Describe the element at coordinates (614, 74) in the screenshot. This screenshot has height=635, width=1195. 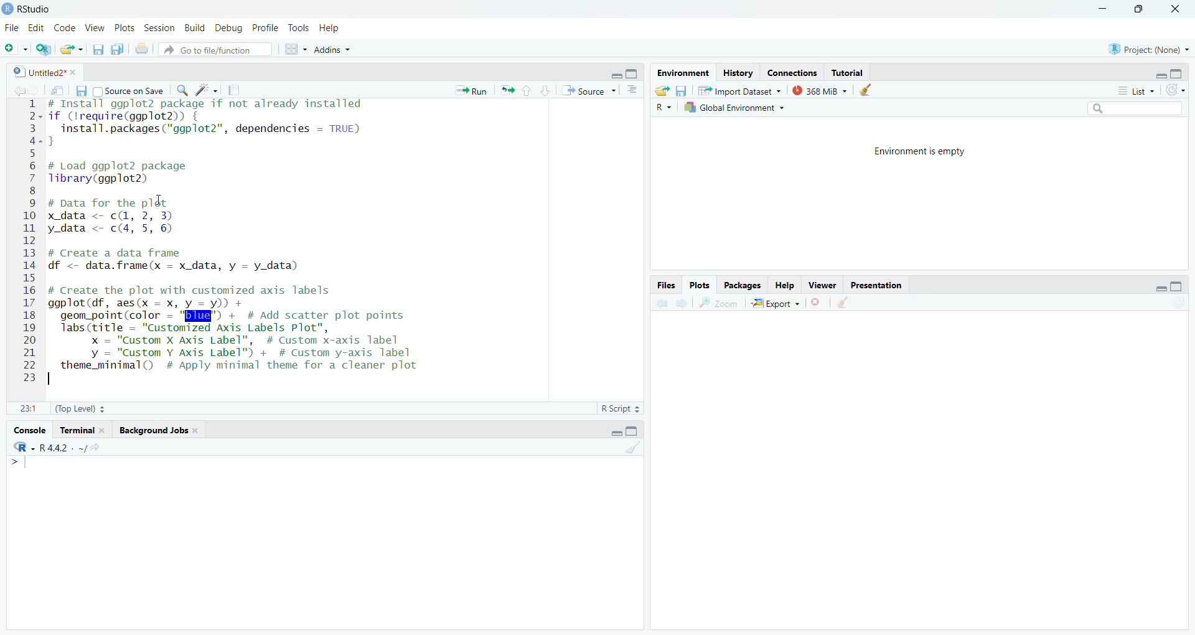
I see `minimise` at that location.